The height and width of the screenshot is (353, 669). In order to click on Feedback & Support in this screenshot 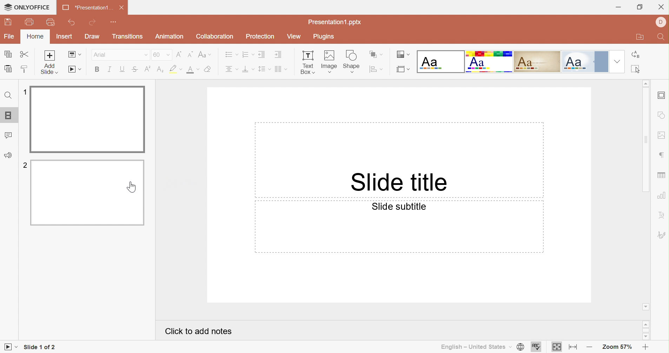, I will do `click(8, 155)`.